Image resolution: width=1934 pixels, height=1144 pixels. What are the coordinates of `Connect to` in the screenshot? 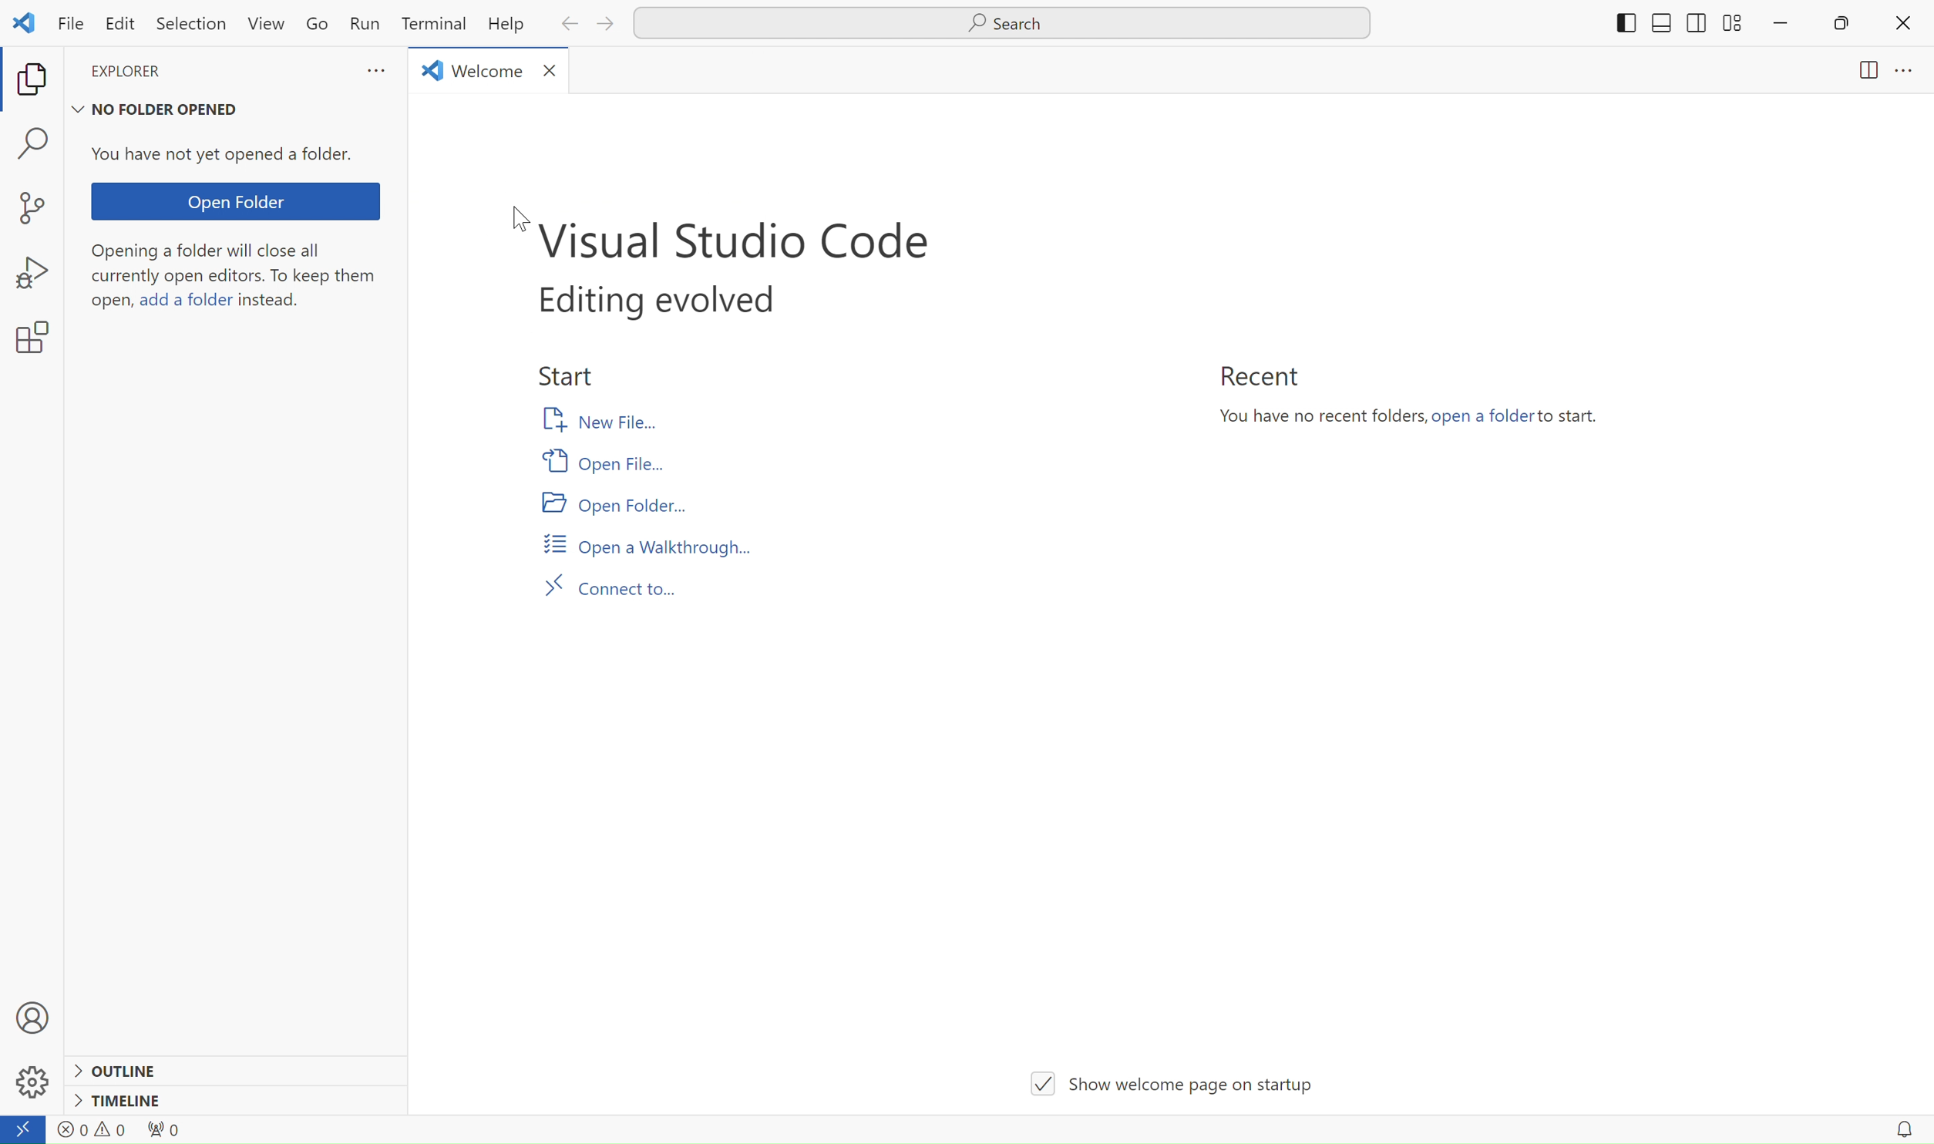 It's located at (611, 583).